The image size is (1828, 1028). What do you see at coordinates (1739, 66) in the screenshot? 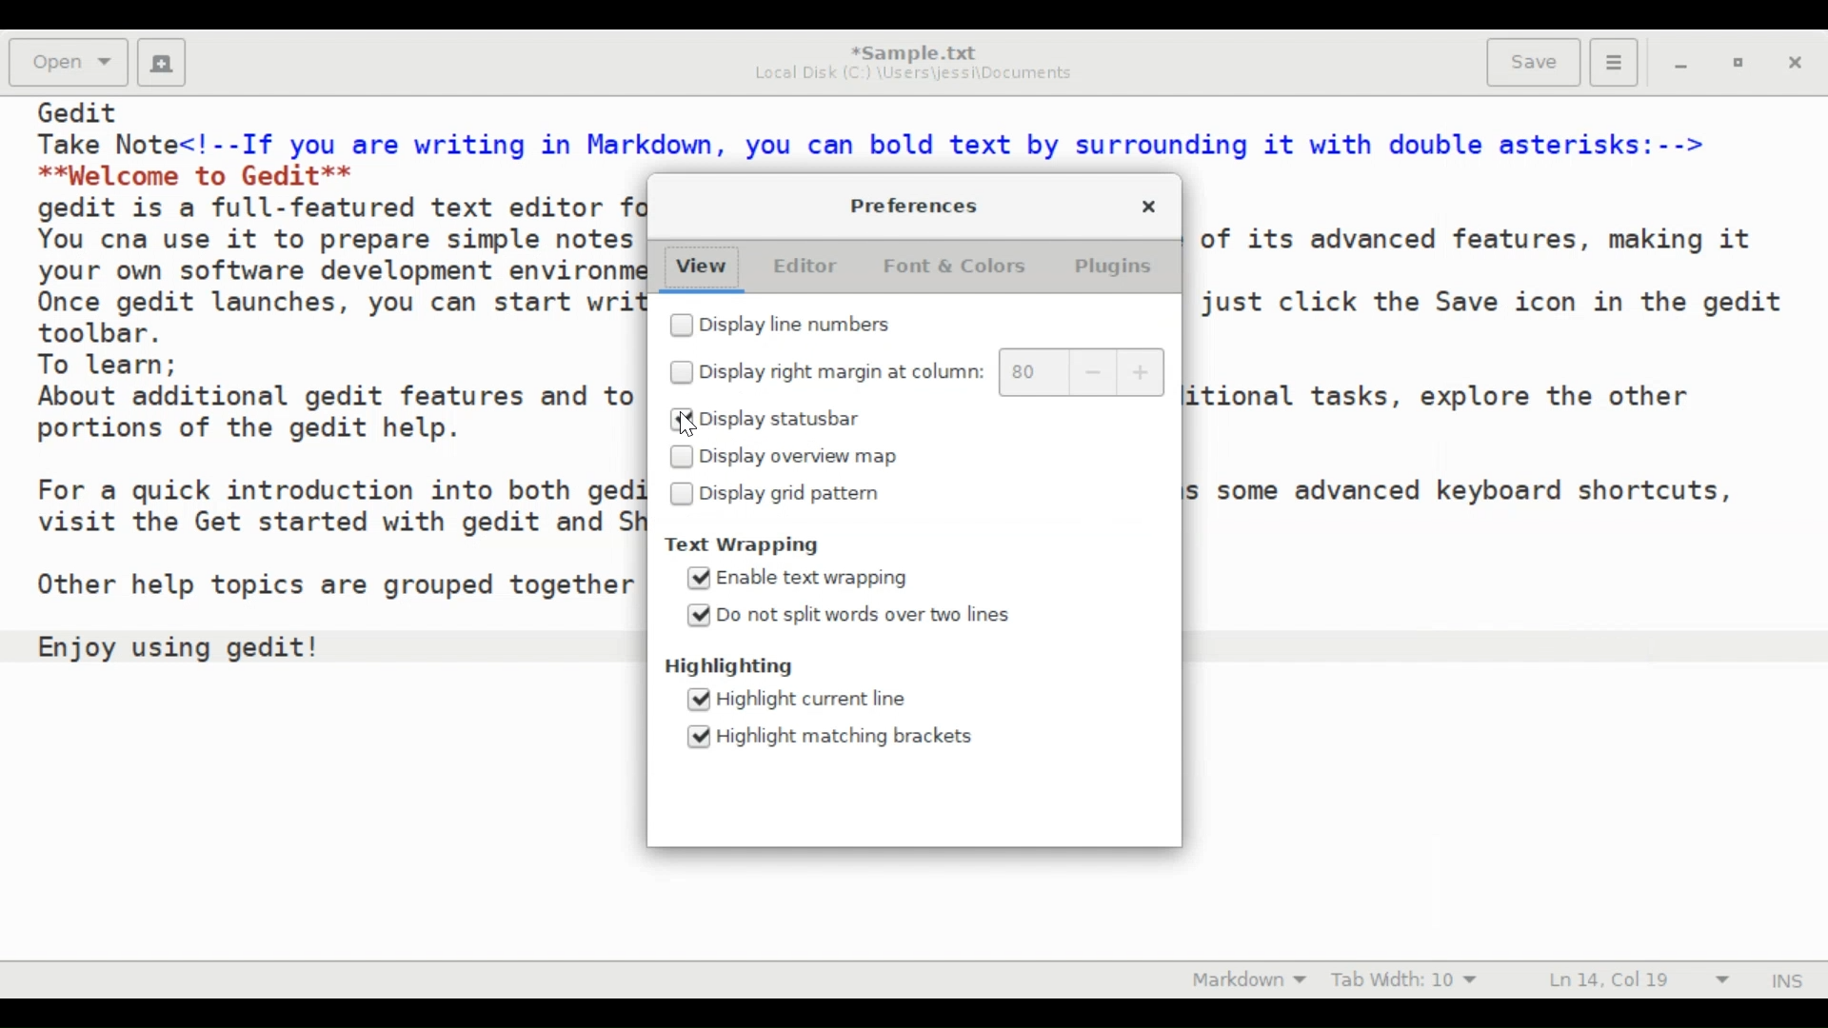
I see `restore` at bounding box center [1739, 66].